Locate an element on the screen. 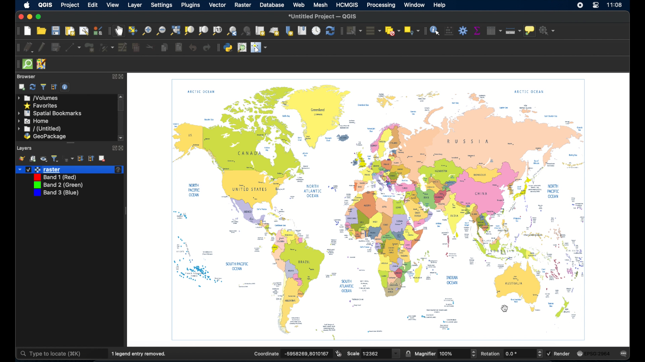 This screenshot has height=362, width=645. selection toolbar is located at coordinates (341, 31).